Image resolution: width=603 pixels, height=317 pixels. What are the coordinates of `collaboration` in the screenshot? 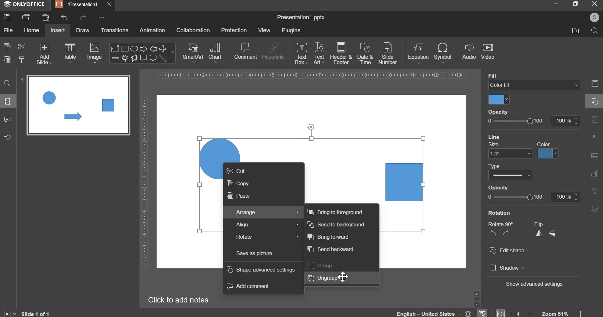 It's located at (193, 30).